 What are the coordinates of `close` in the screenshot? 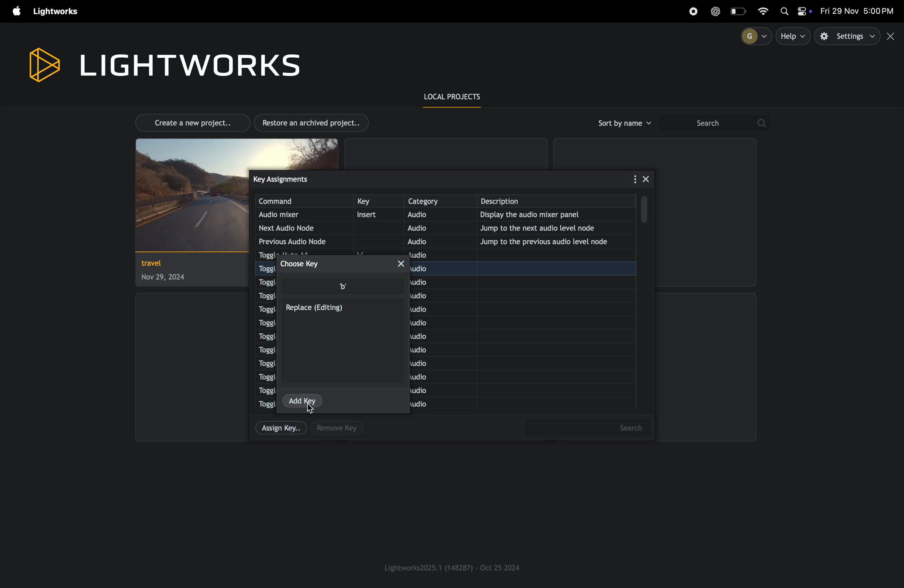 It's located at (892, 36).